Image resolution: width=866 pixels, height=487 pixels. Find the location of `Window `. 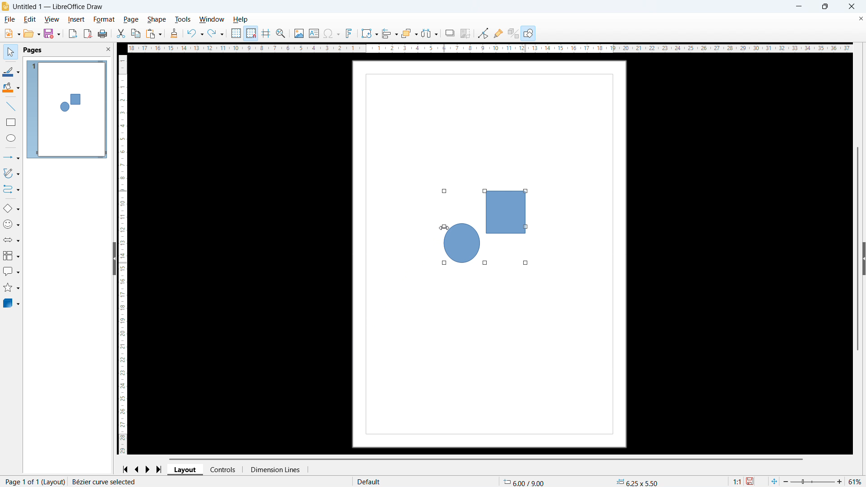

Window  is located at coordinates (211, 19).